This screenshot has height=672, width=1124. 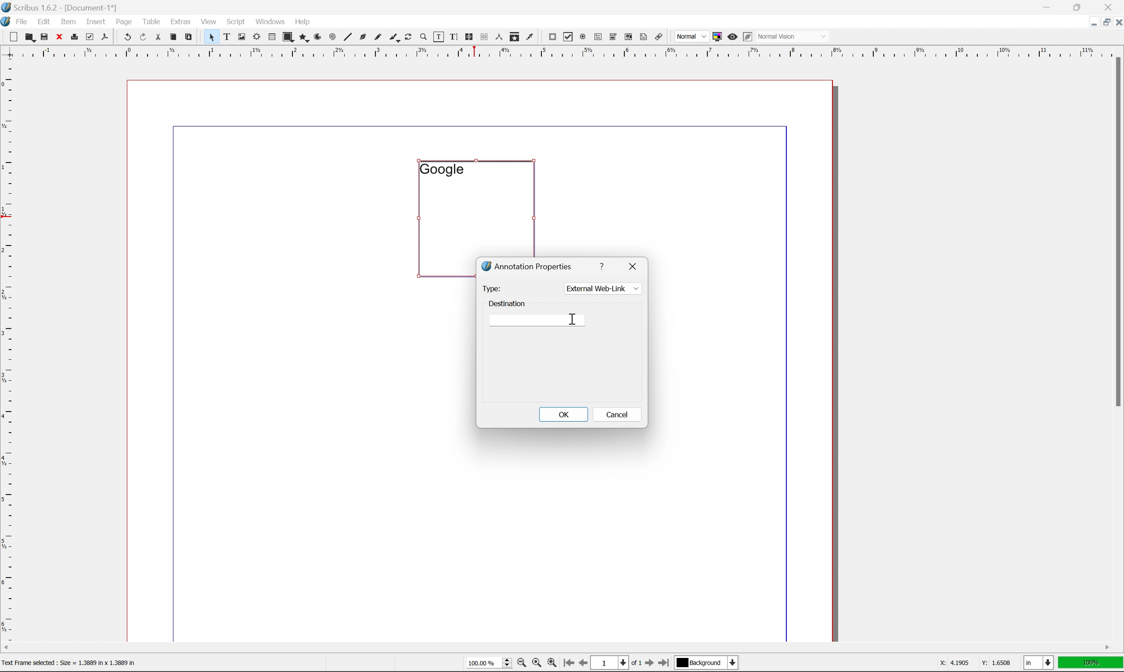 What do you see at coordinates (1080, 7) in the screenshot?
I see `restore down` at bounding box center [1080, 7].